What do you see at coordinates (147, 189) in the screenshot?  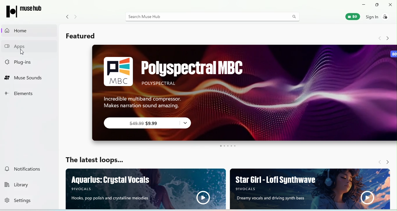 I see `Aquarius: Crystal Vocals :9vocALs Hooks, pop polish and crystalline melodies` at bounding box center [147, 189].